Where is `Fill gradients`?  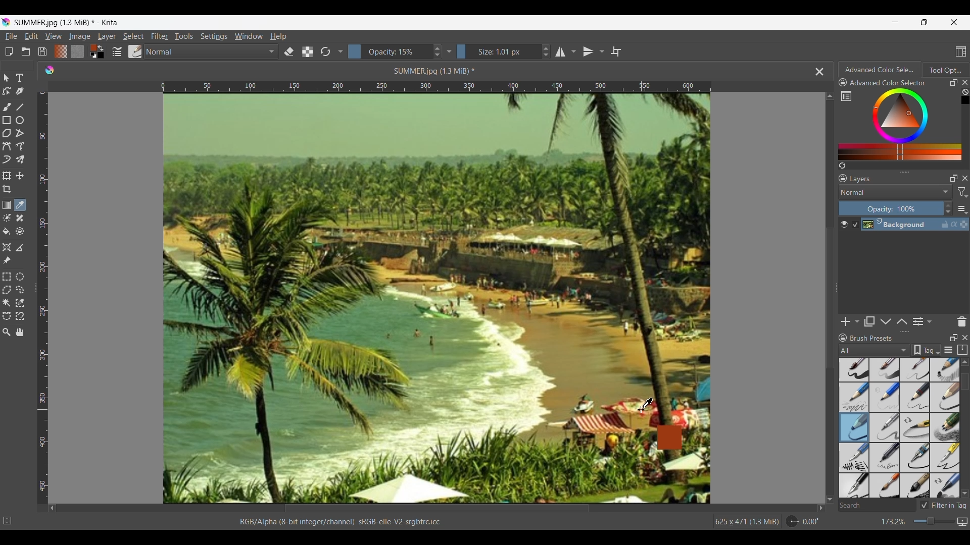
Fill gradients is located at coordinates (61, 51).